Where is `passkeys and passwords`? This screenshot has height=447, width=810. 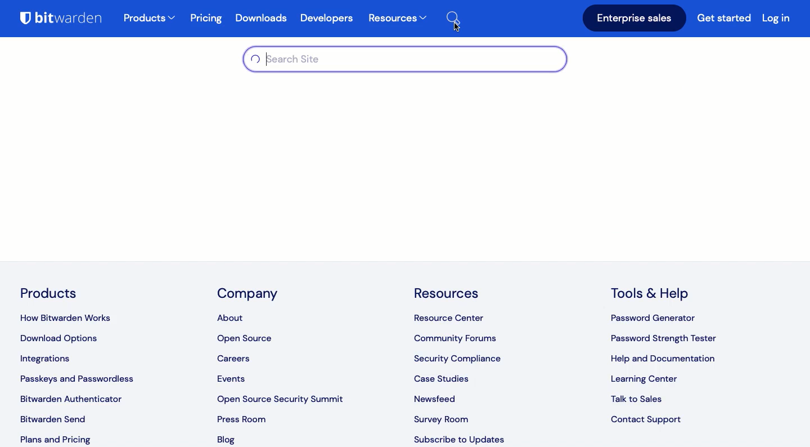
passkeys and passwords is located at coordinates (79, 379).